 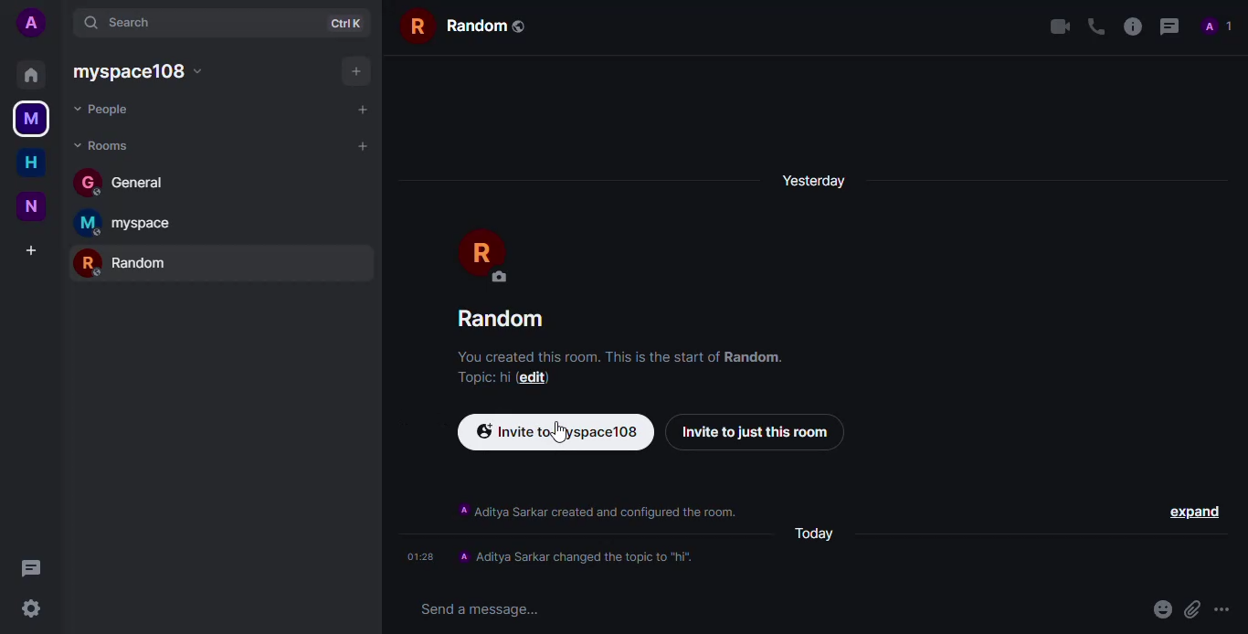 I want to click on random, so click(x=128, y=262).